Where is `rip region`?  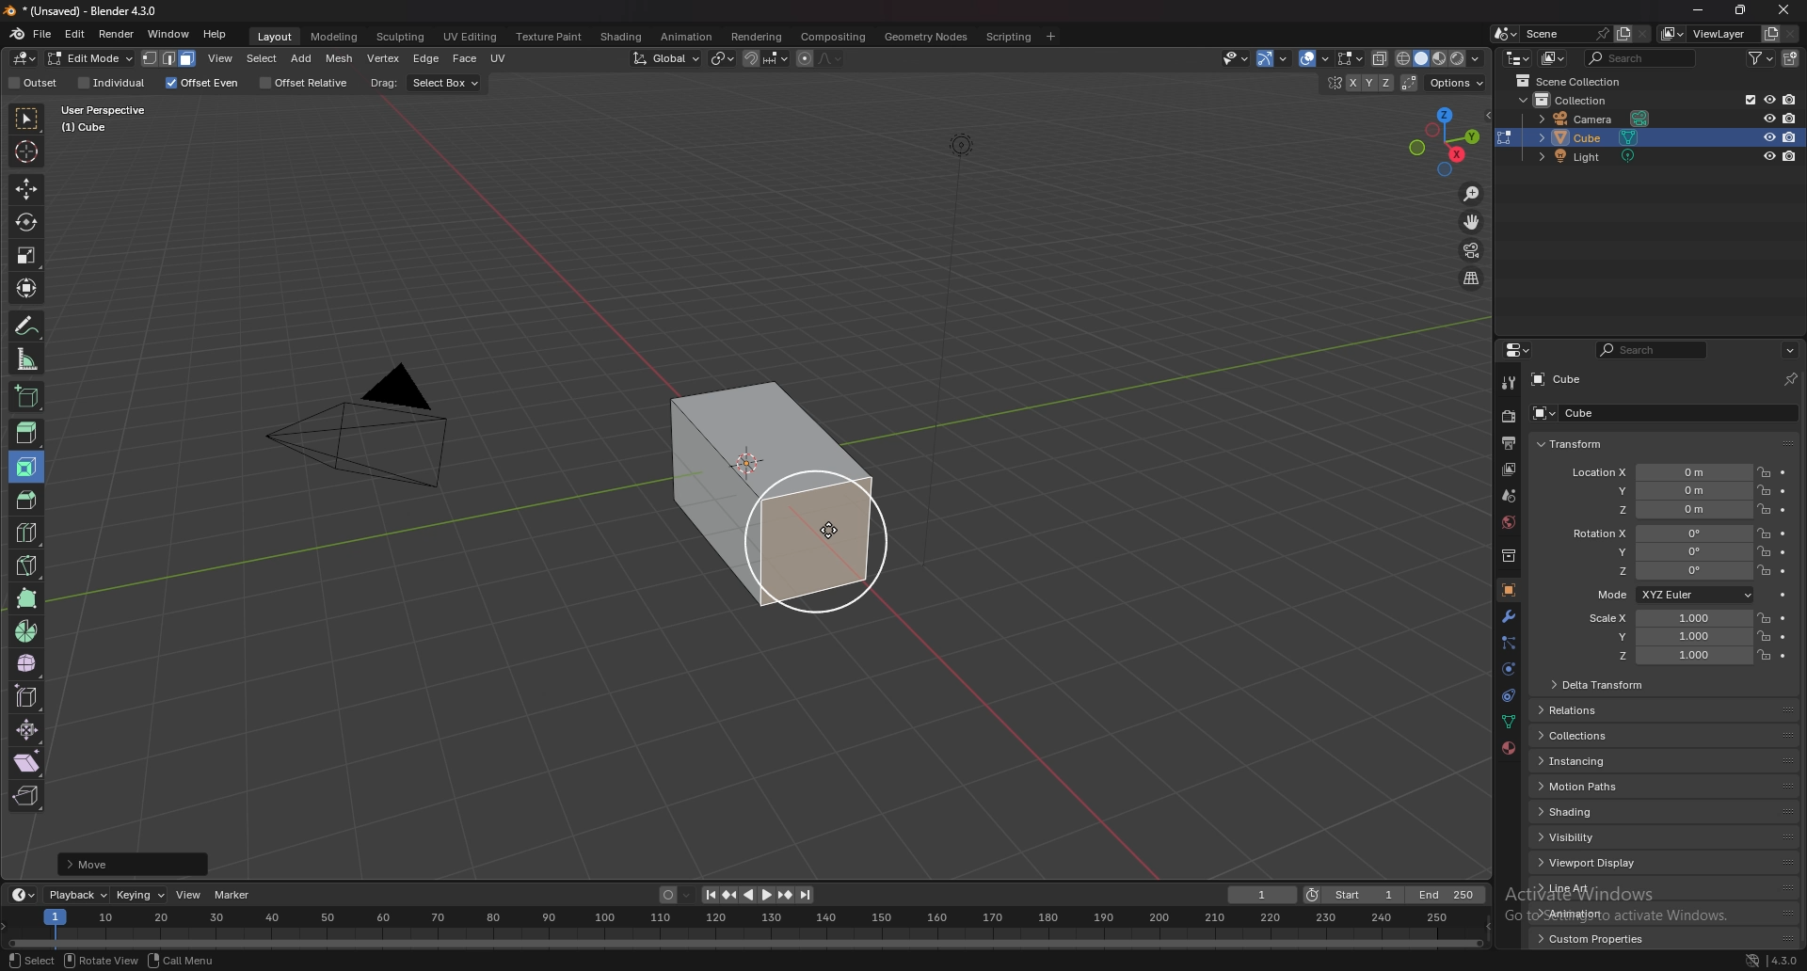 rip region is located at coordinates (25, 796).